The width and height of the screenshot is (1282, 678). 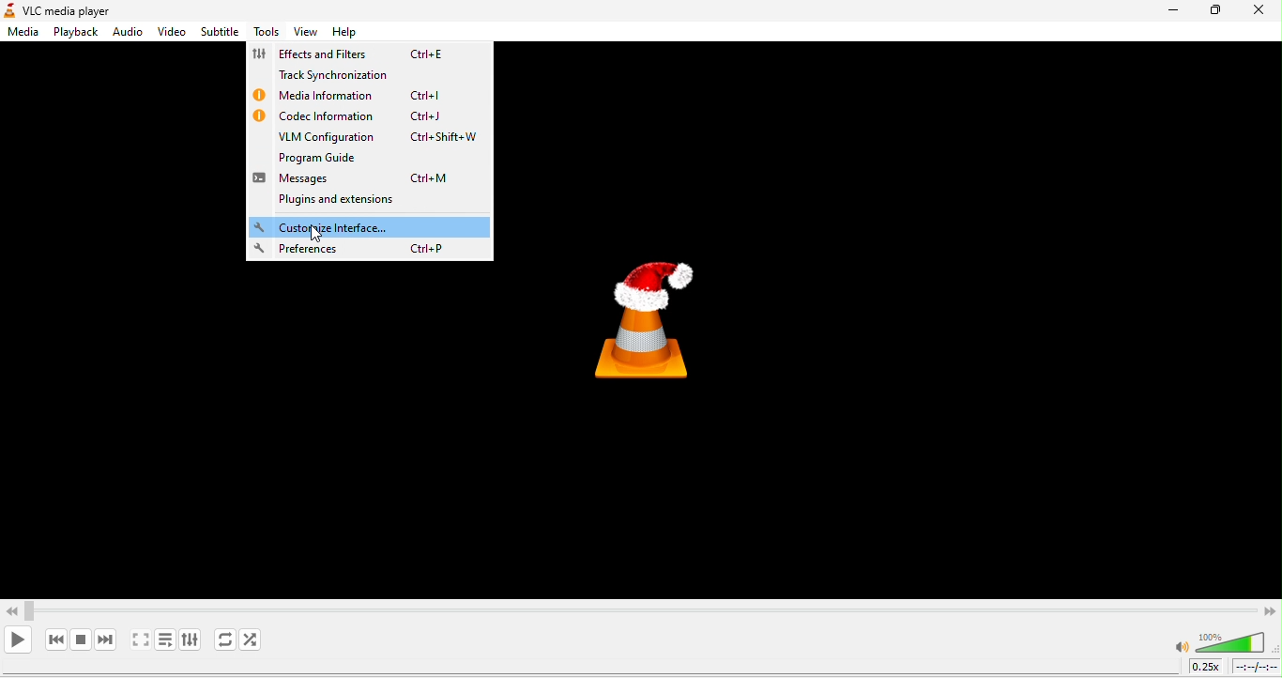 I want to click on toggle video in  full screen, so click(x=138, y=641).